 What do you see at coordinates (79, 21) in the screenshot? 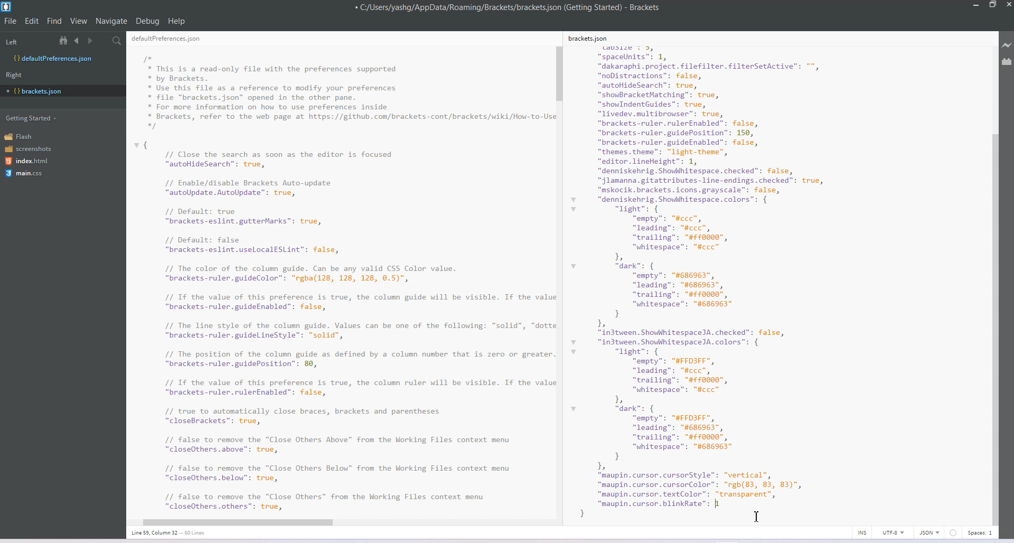
I see `View` at bounding box center [79, 21].